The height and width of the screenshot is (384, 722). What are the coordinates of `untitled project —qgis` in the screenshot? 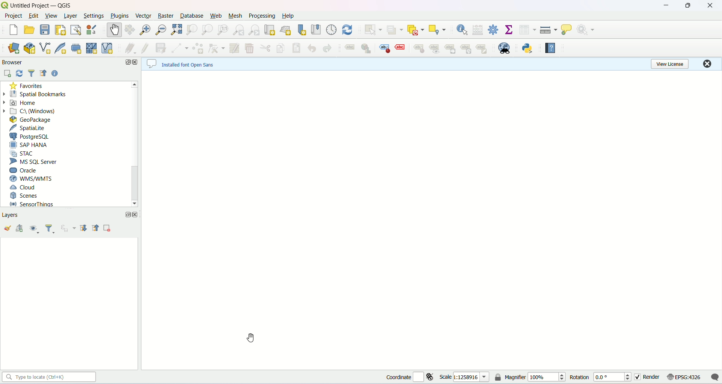 It's located at (50, 6).